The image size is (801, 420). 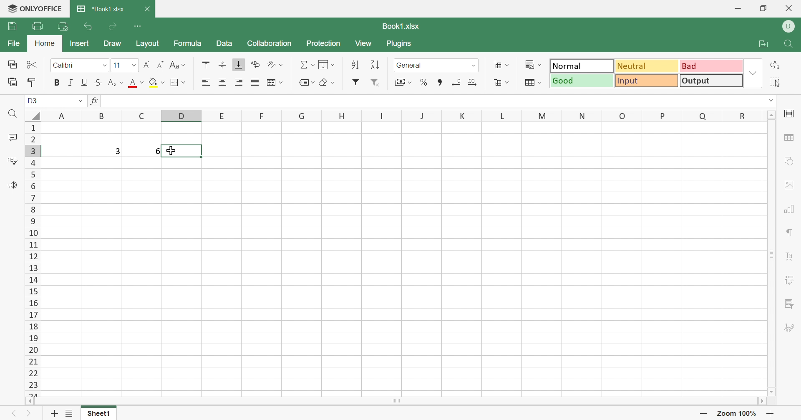 I want to click on Scroll bar, so click(x=773, y=253).